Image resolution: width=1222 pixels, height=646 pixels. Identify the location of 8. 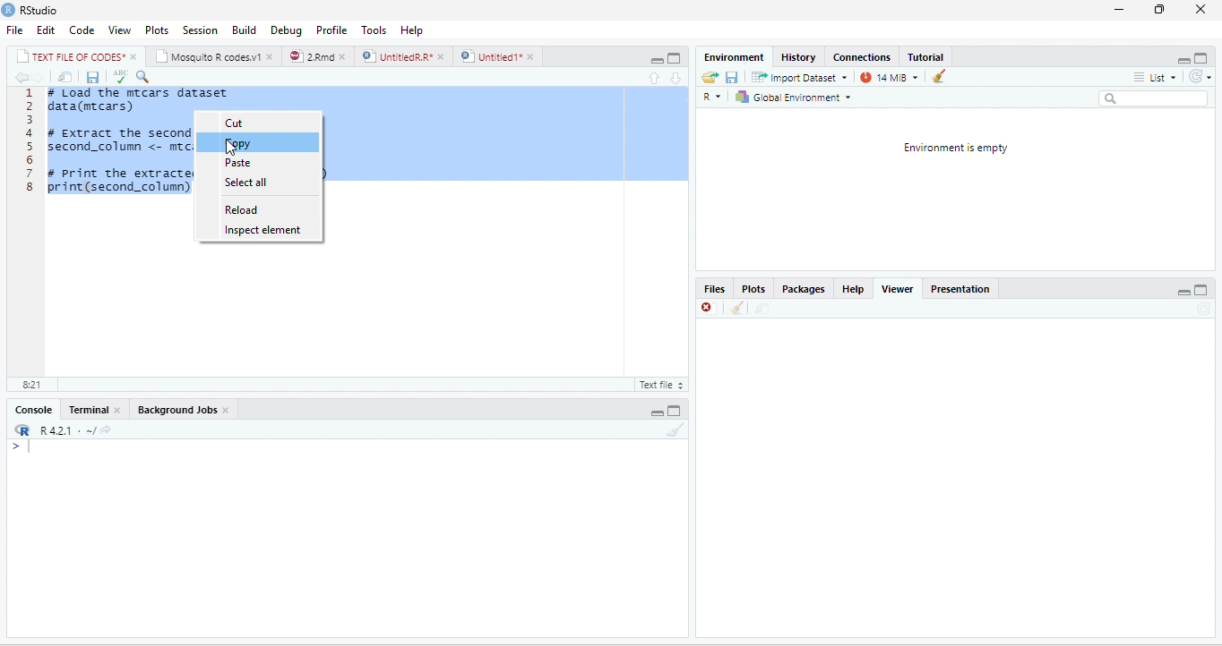
(29, 187).